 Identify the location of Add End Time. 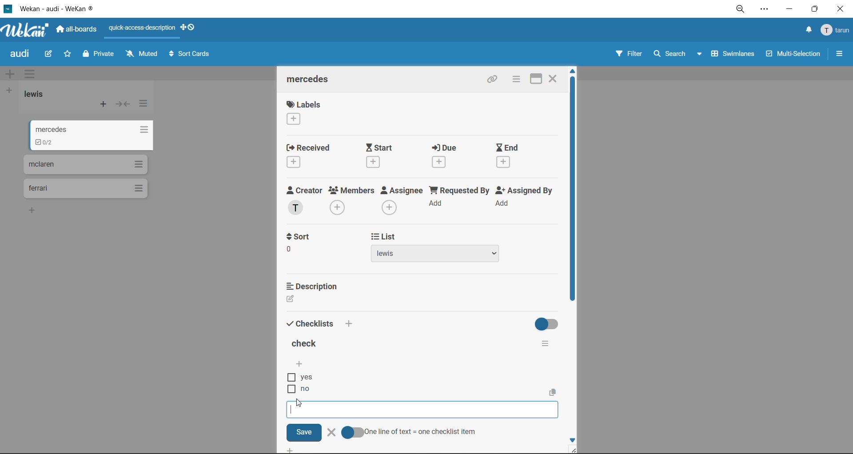
(506, 162).